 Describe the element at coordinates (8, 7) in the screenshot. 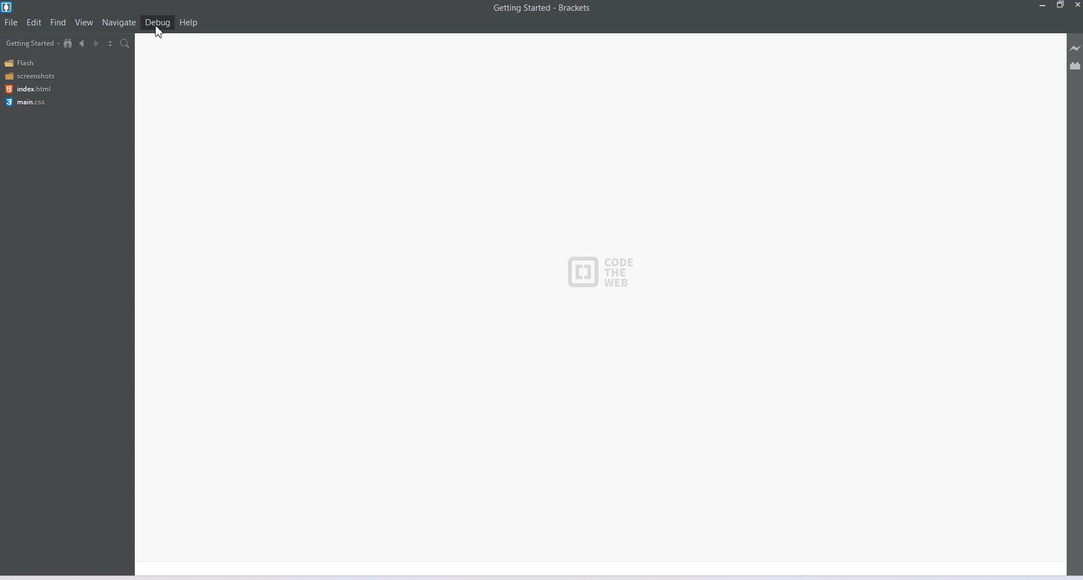

I see `Logo` at that location.